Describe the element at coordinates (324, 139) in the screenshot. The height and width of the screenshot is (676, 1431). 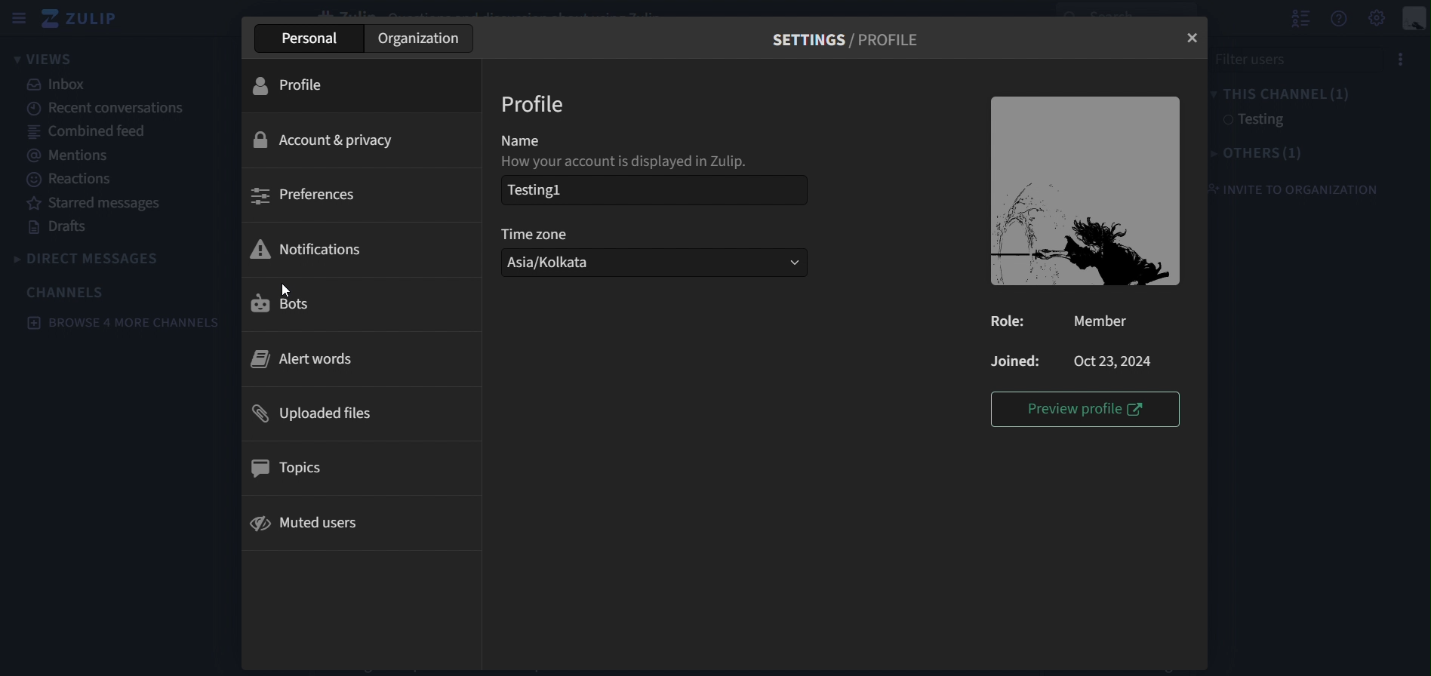
I see `account & privacy` at that location.